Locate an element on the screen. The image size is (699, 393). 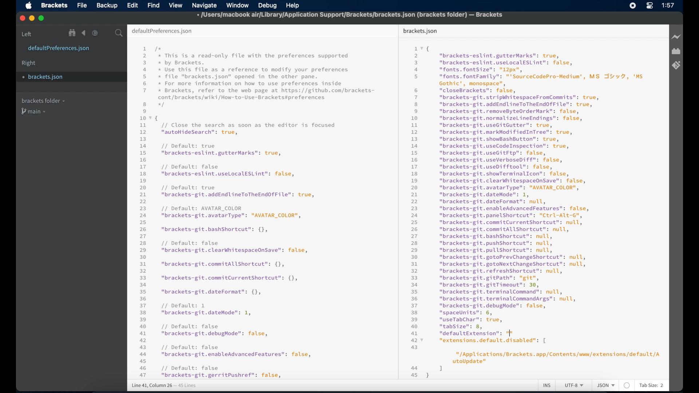
no linter  available for this file is located at coordinates (627, 386).